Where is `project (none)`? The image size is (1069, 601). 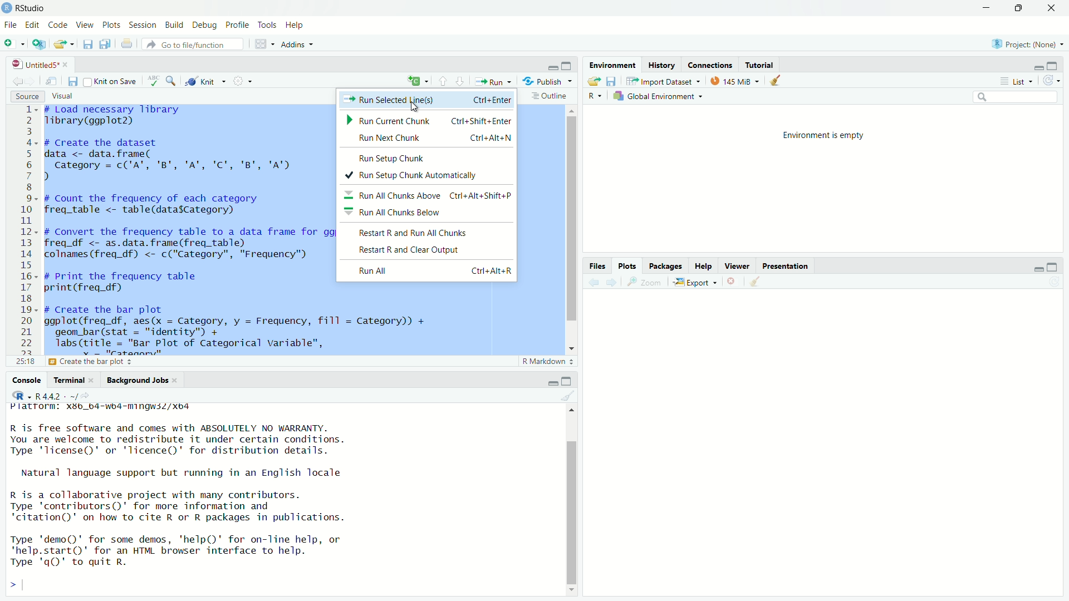
project (none) is located at coordinates (1029, 45).